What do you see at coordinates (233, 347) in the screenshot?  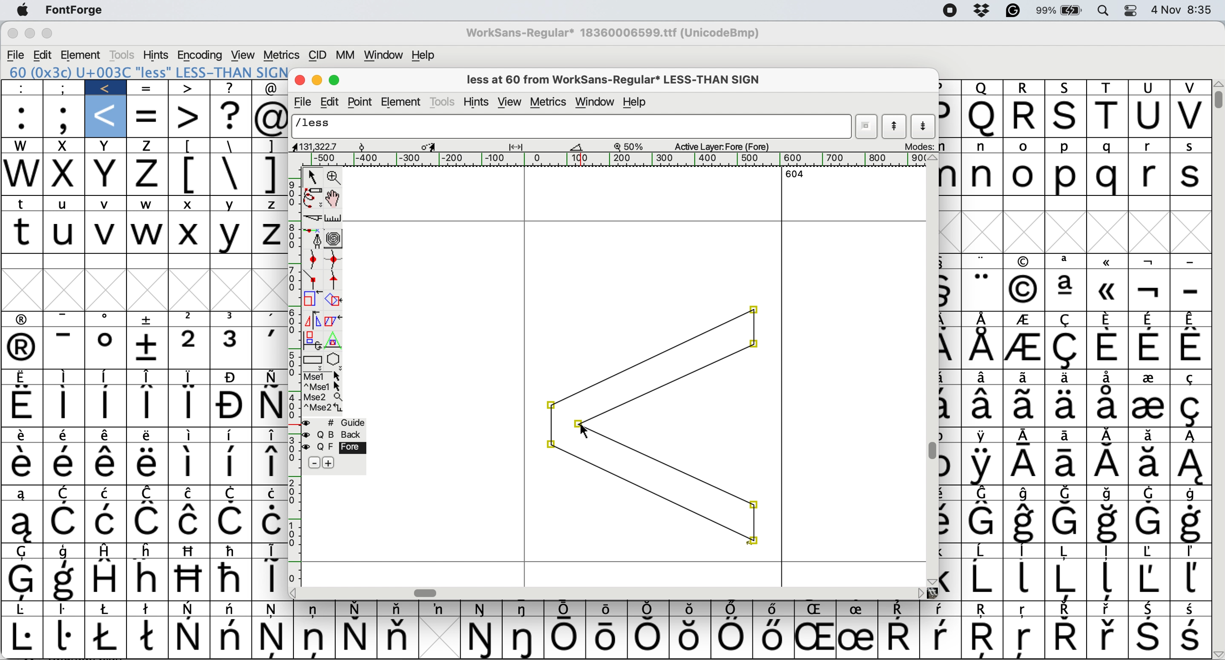 I see `3` at bounding box center [233, 347].